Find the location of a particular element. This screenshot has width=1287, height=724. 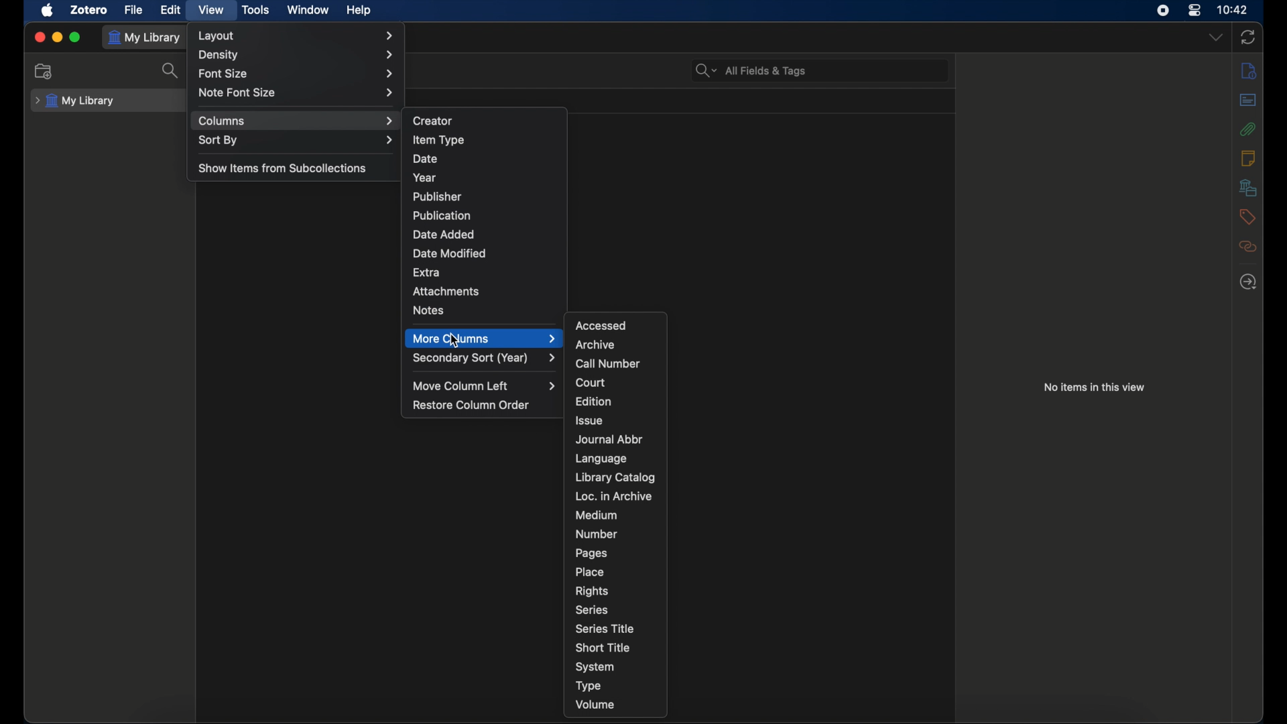

Cursor is located at coordinates (458, 341).